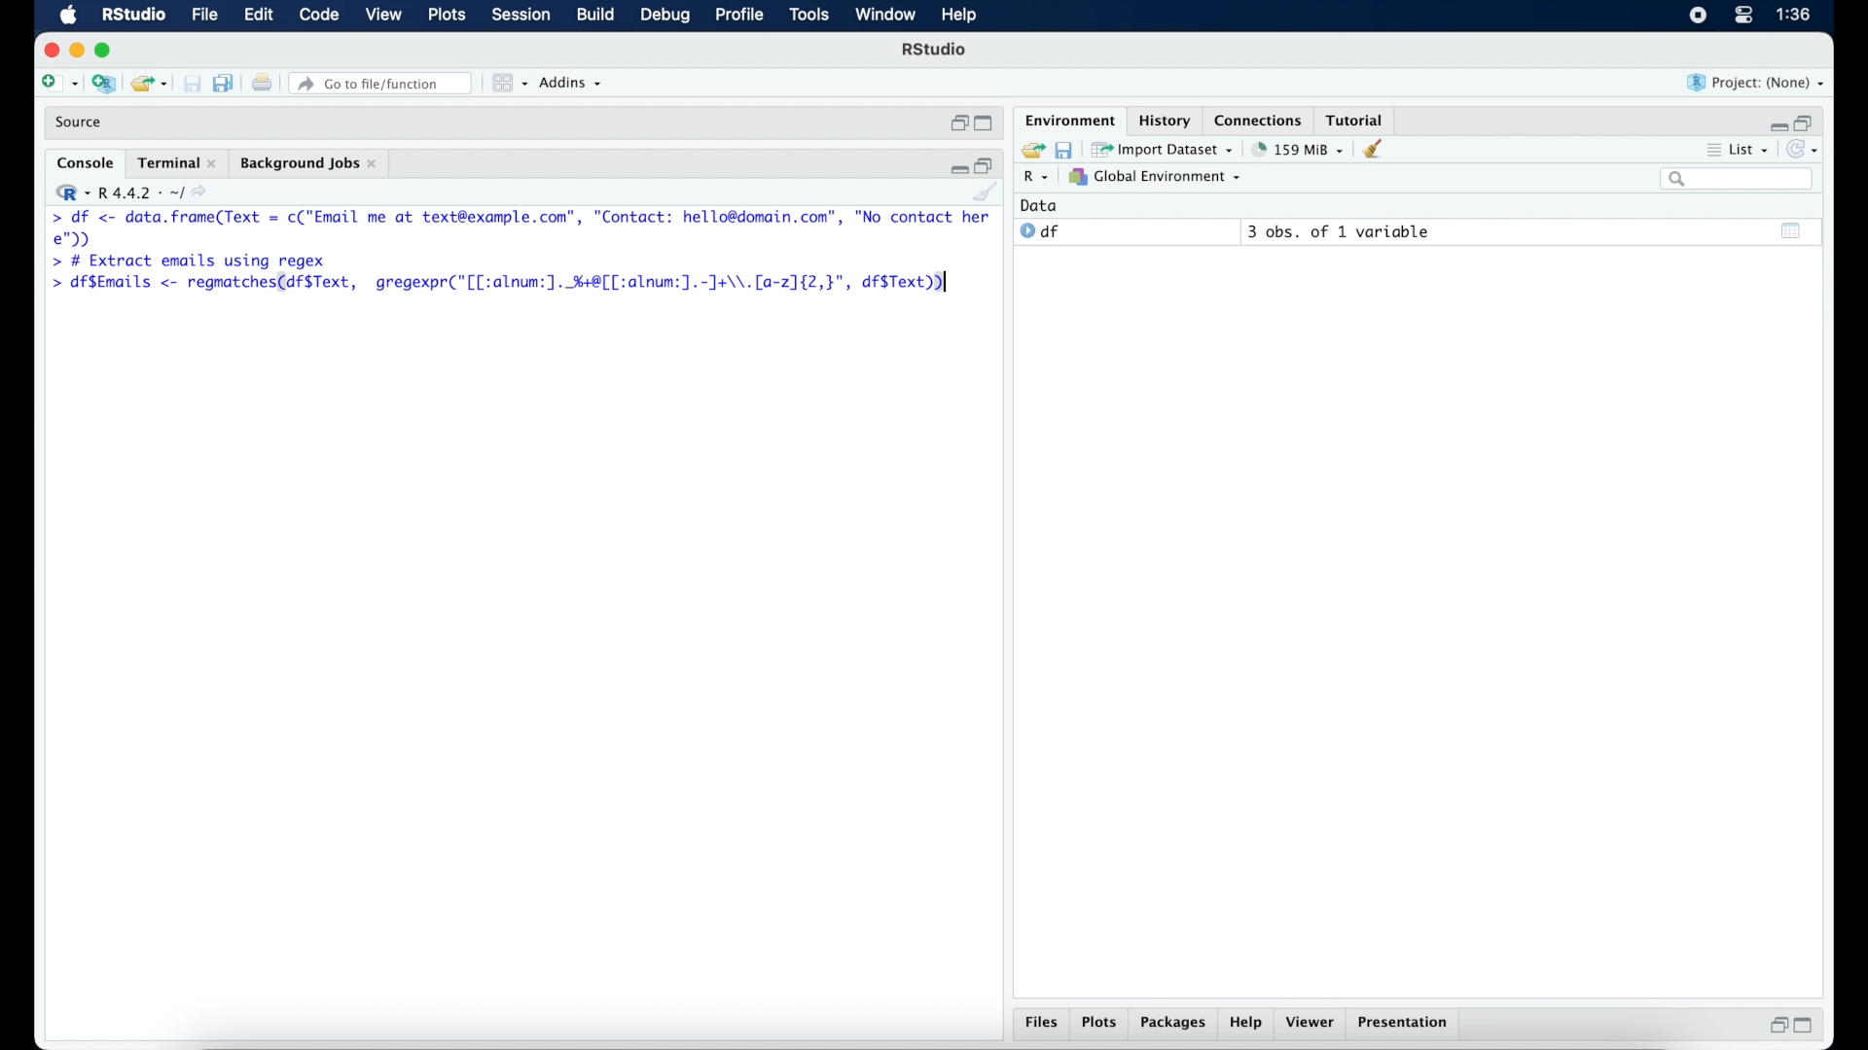 The height and width of the screenshot is (1050, 1868). What do you see at coordinates (1377, 150) in the screenshot?
I see `clear console` at bounding box center [1377, 150].